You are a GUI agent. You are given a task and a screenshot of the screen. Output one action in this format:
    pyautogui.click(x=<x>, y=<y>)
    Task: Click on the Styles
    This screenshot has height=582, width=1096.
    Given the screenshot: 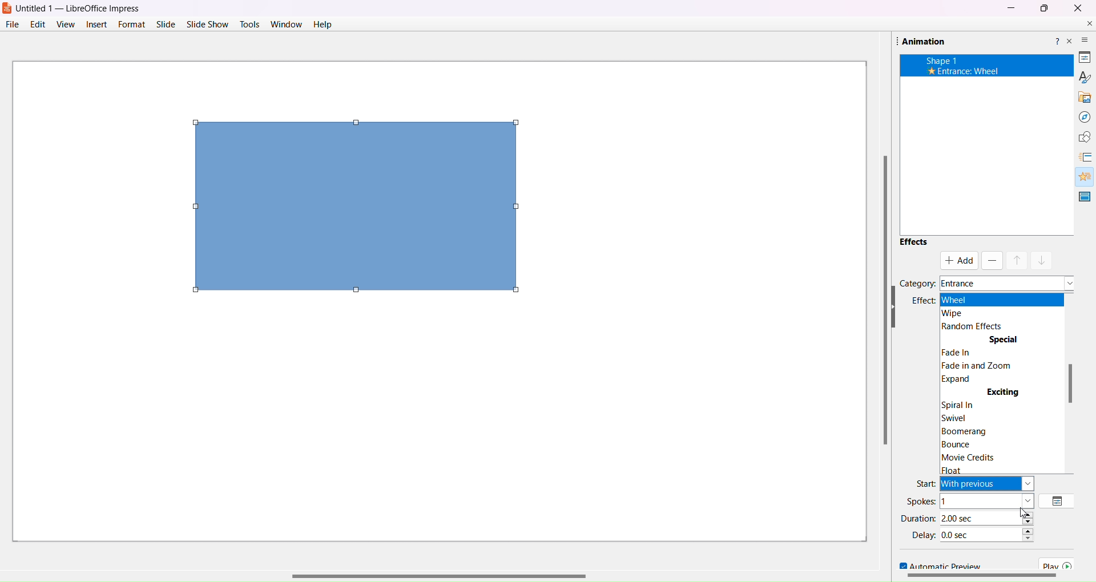 What is the action you would take?
    pyautogui.click(x=1081, y=76)
    